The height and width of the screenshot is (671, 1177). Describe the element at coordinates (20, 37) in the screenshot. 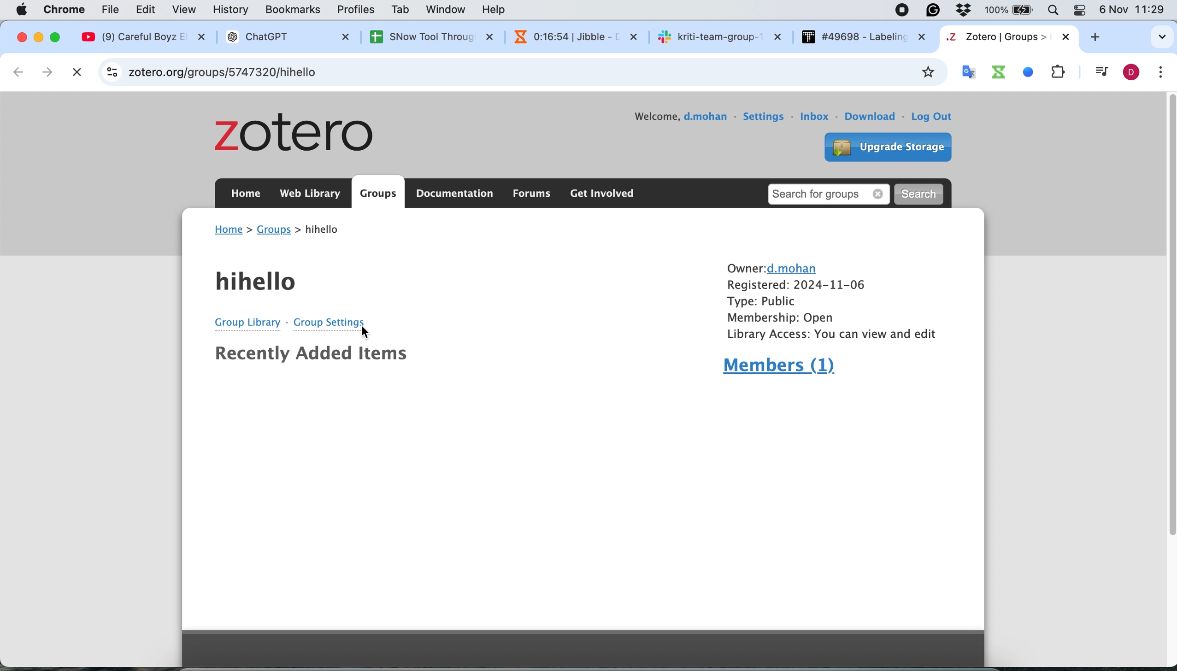

I see `close` at that location.